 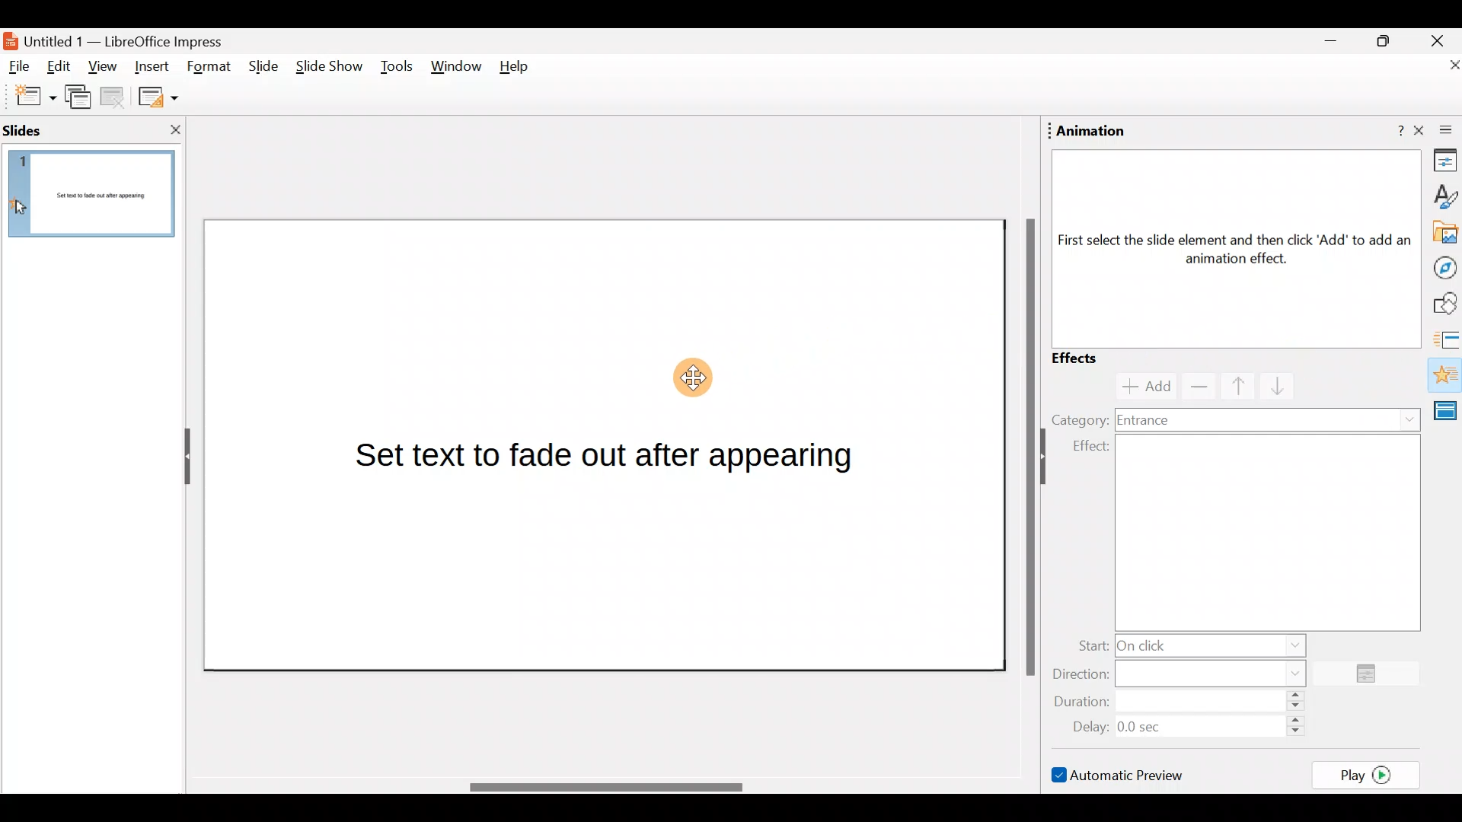 I want to click on Start, so click(x=1187, y=644).